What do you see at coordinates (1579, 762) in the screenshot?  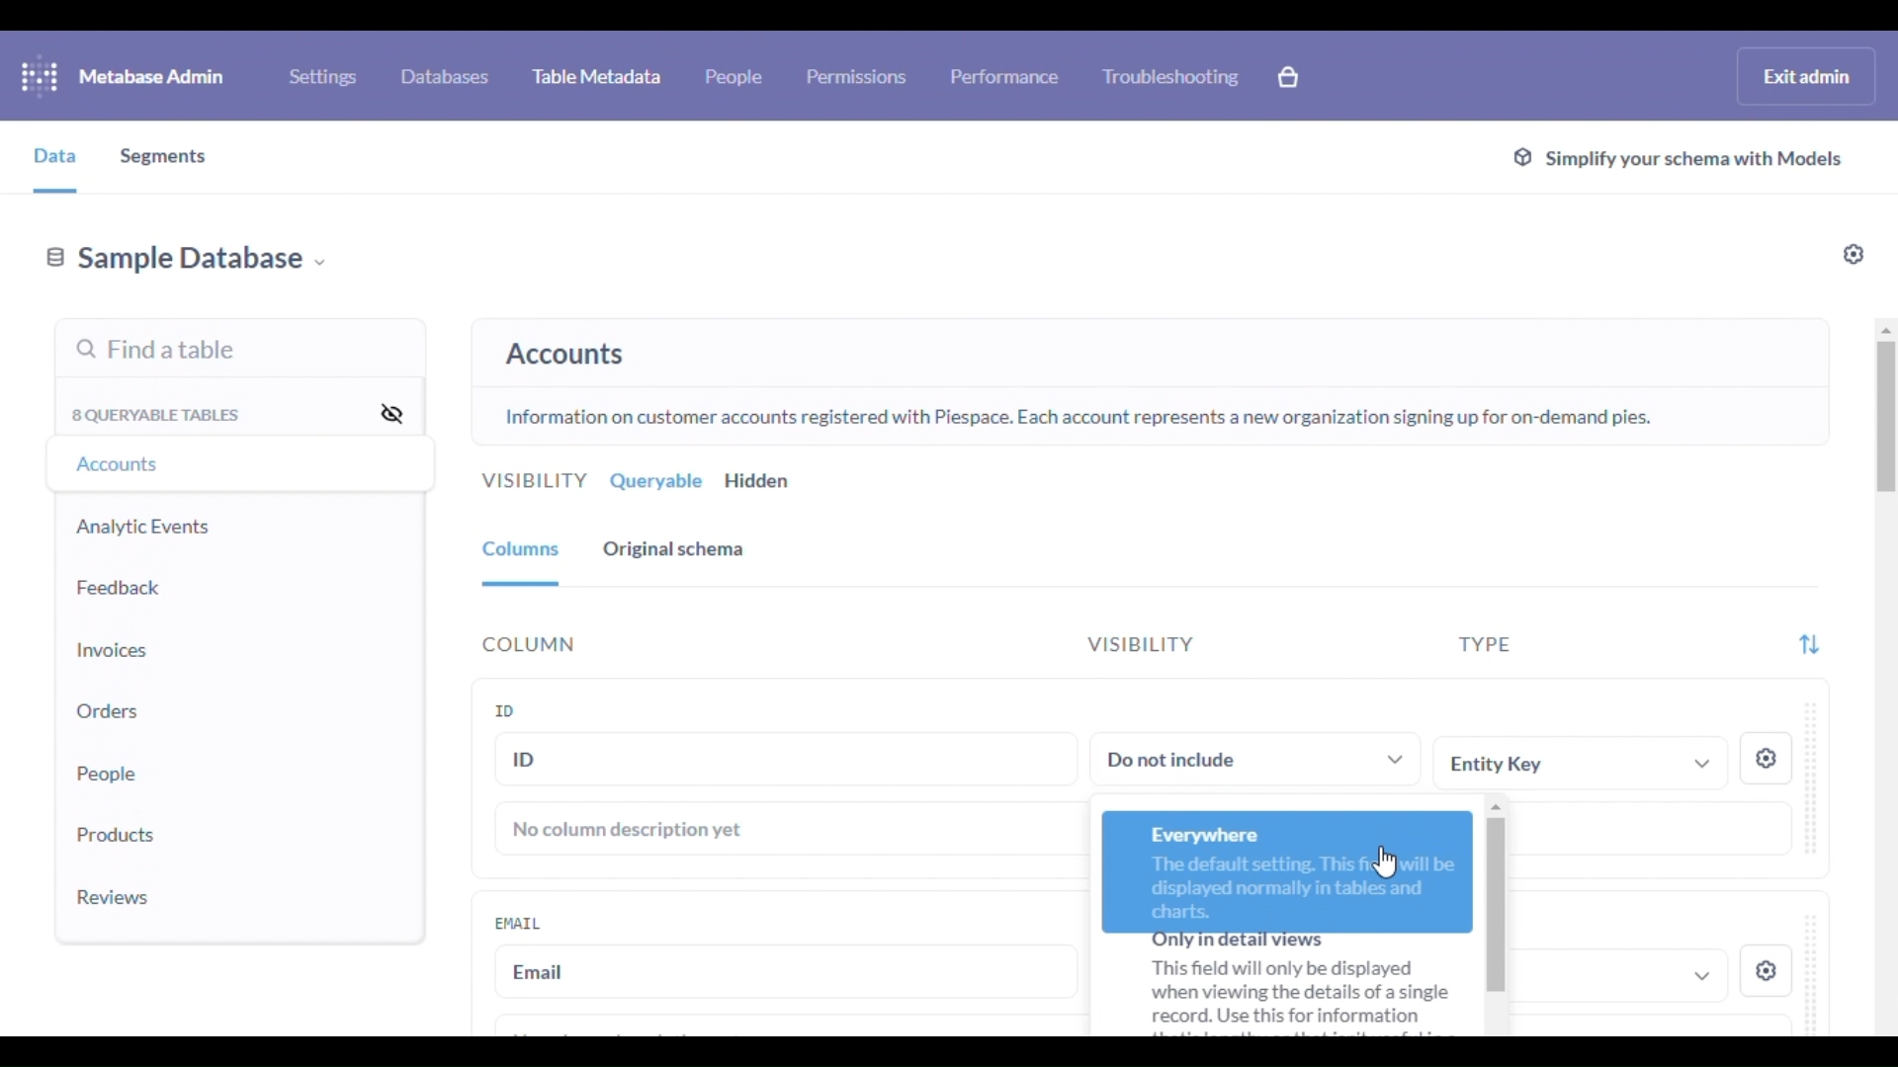 I see `entity key` at bounding box center [1579, 762].